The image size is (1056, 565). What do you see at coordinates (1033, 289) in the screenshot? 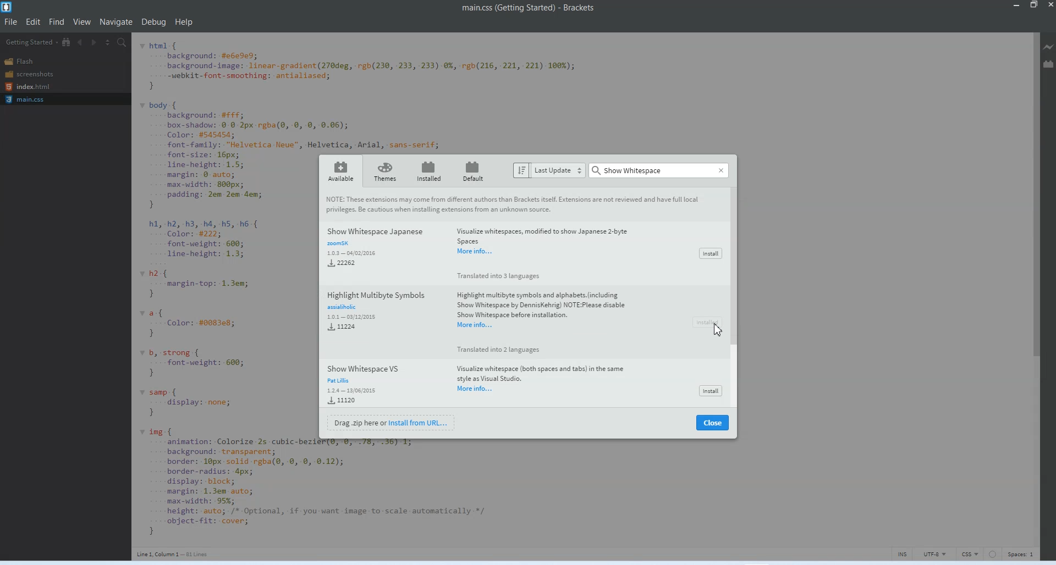
I see `Vertical Scroll bar` at bounding box center [1033, 289].